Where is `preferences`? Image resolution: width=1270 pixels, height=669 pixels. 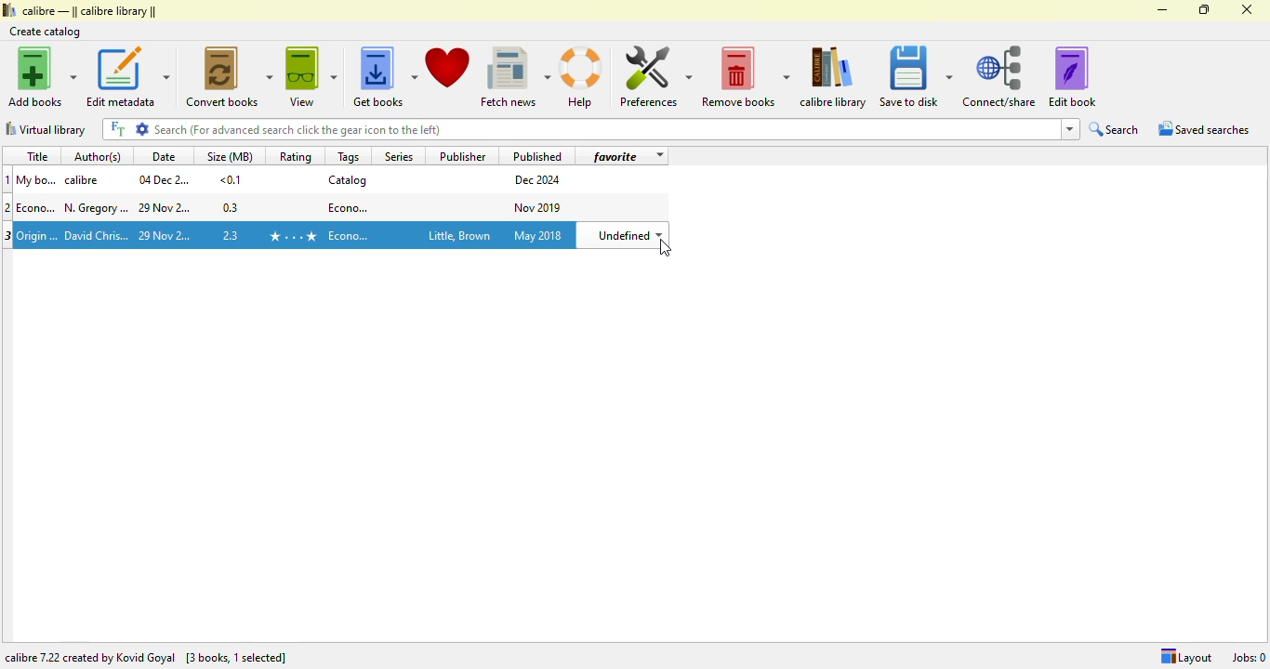 preferences is located at coordinates (655, 76).